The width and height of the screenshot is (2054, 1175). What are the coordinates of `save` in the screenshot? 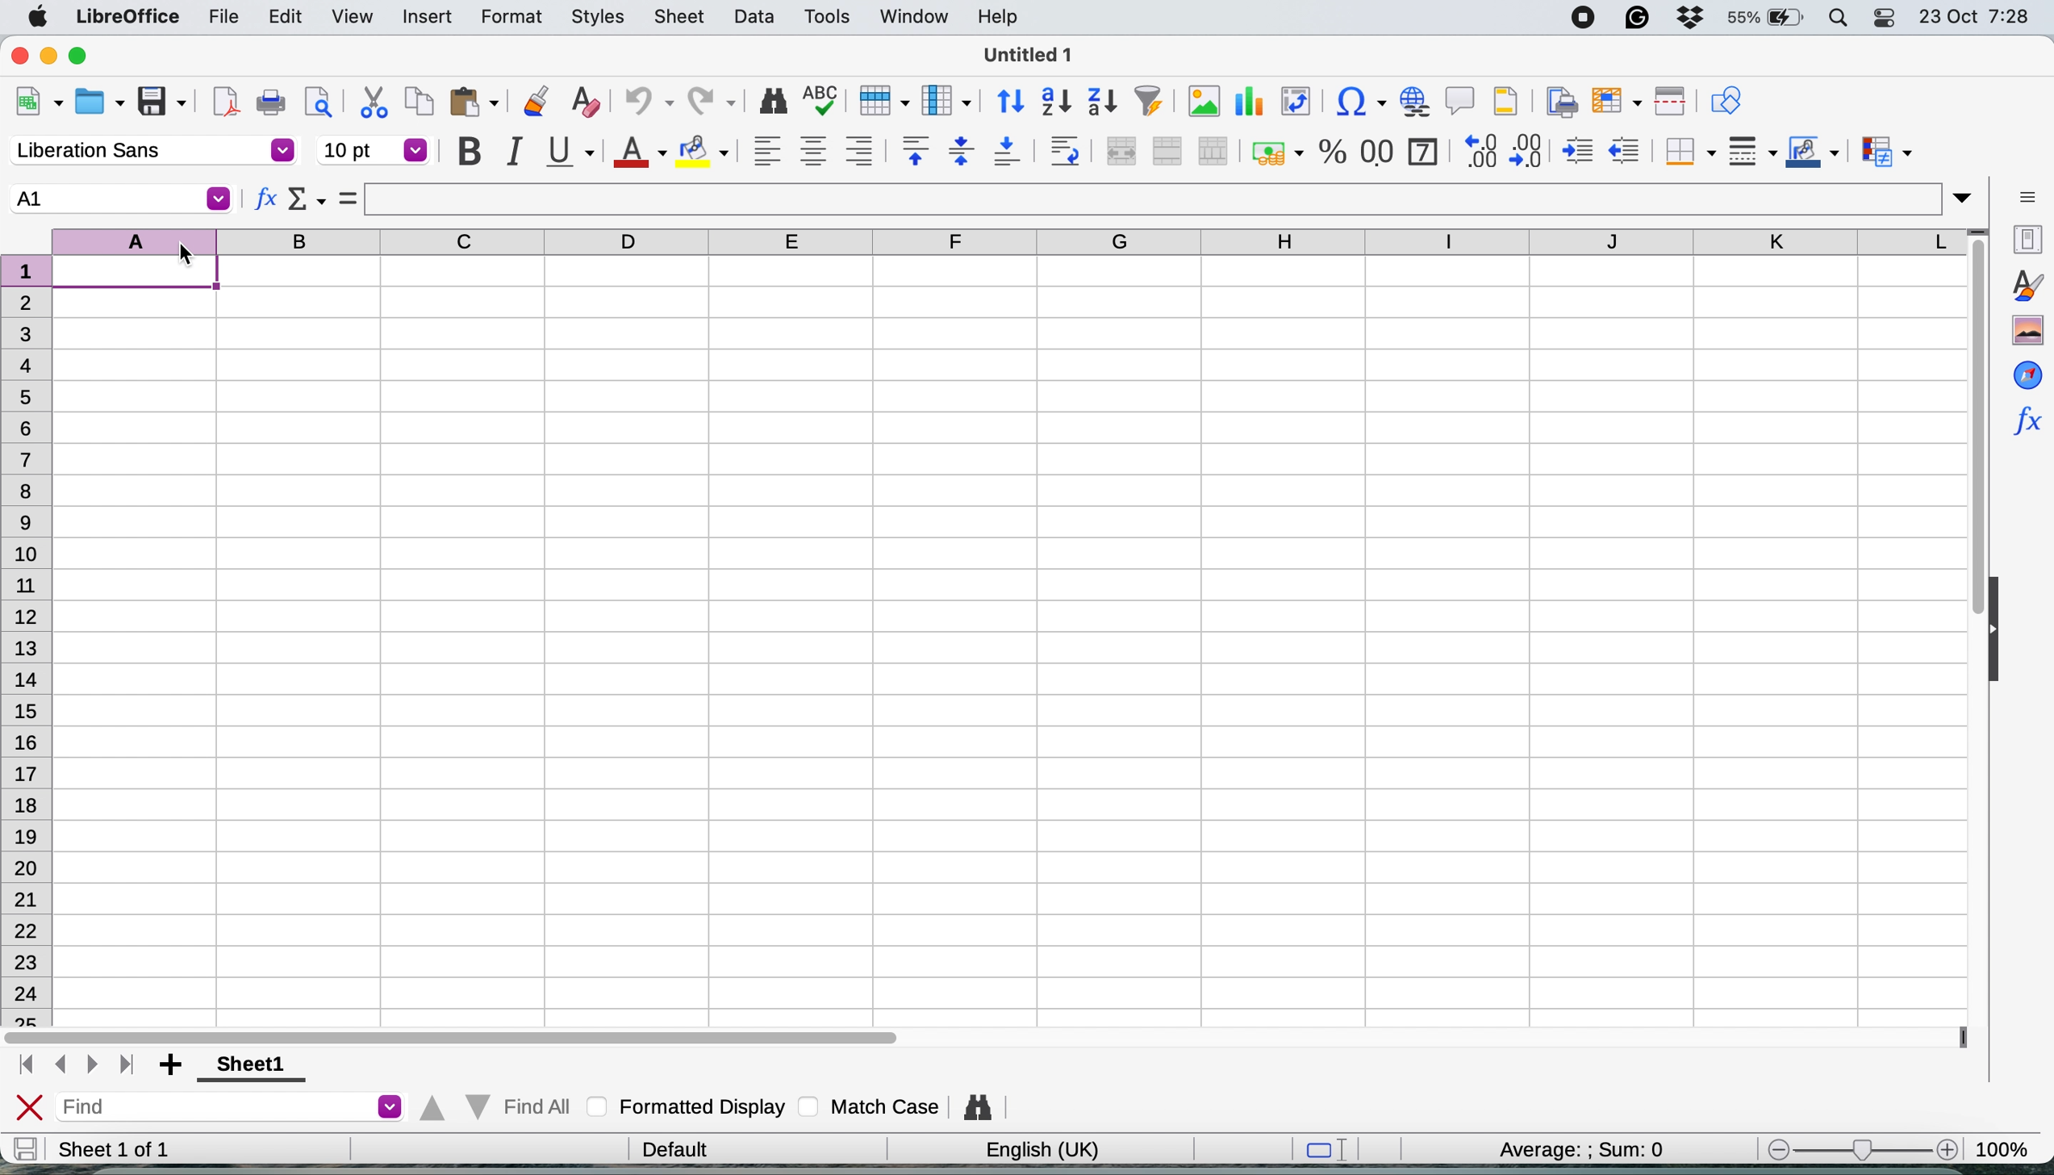 It's located at (164, 101).